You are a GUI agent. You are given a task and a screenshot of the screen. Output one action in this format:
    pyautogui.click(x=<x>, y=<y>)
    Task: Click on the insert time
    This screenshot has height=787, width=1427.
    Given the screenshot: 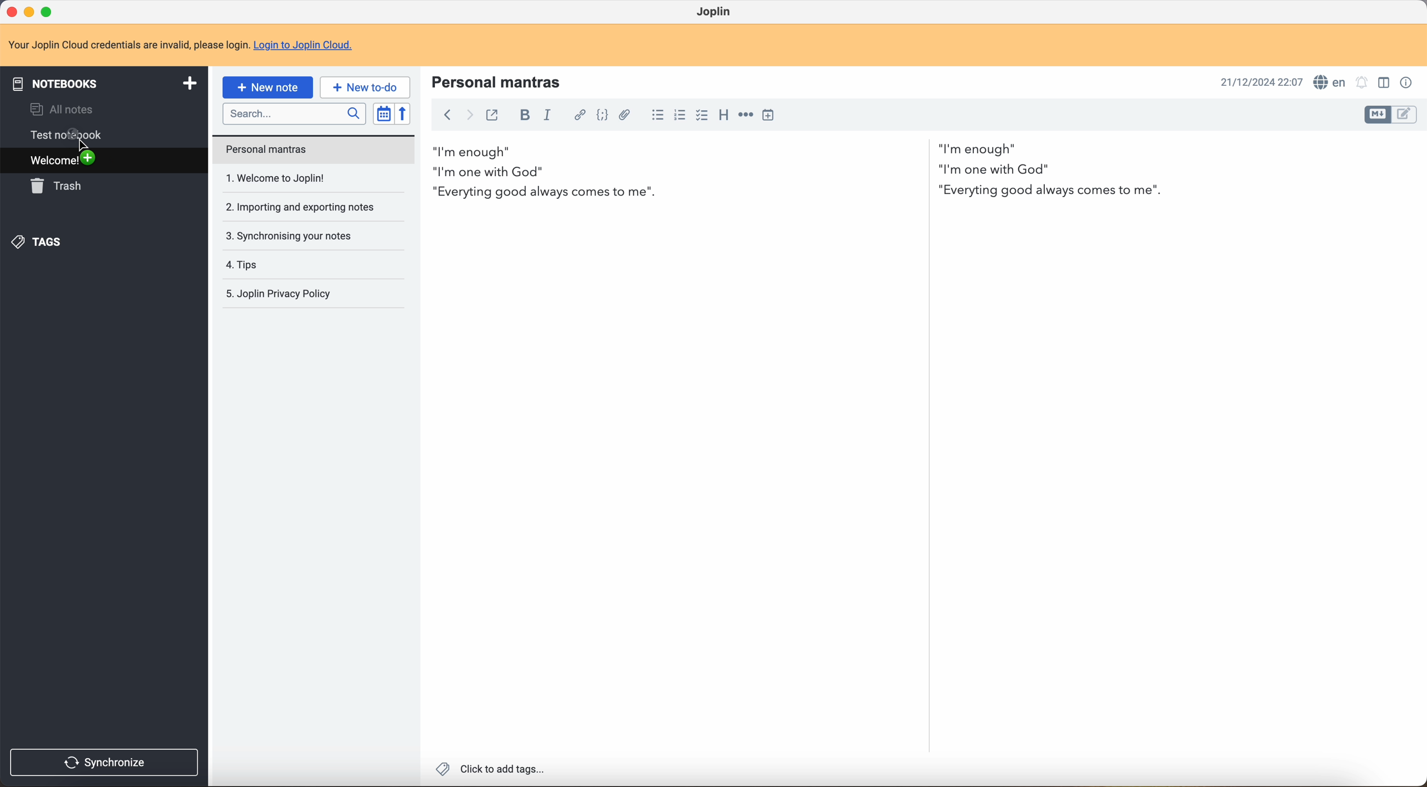 What is the action you would take?
    pyautogui.click(x=771, y=115)
    